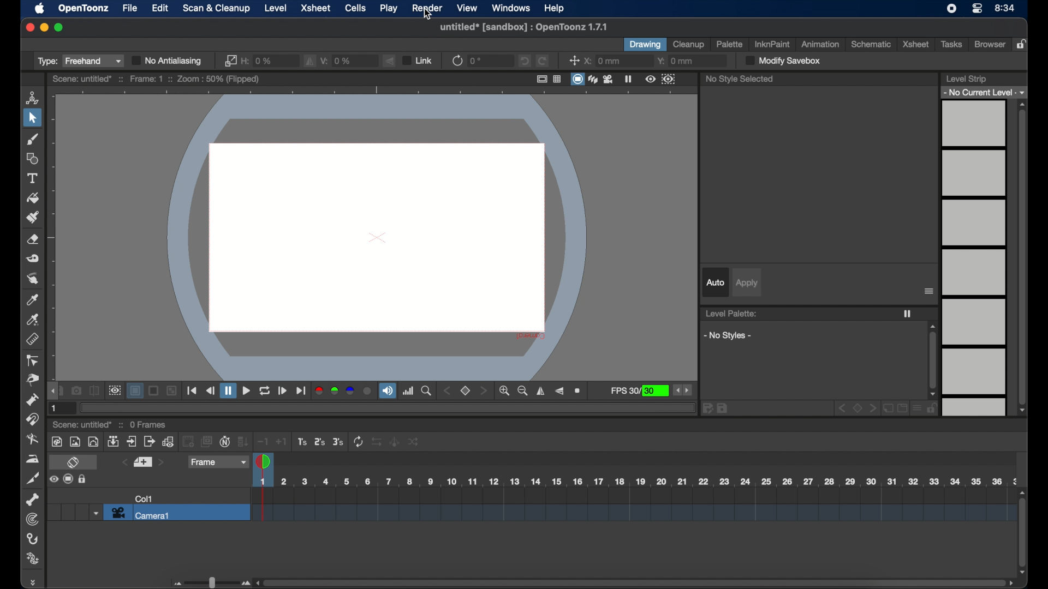 The height and width of the screenshot is (589, 1048). I want to click on flip vertically, so click(559, 391).